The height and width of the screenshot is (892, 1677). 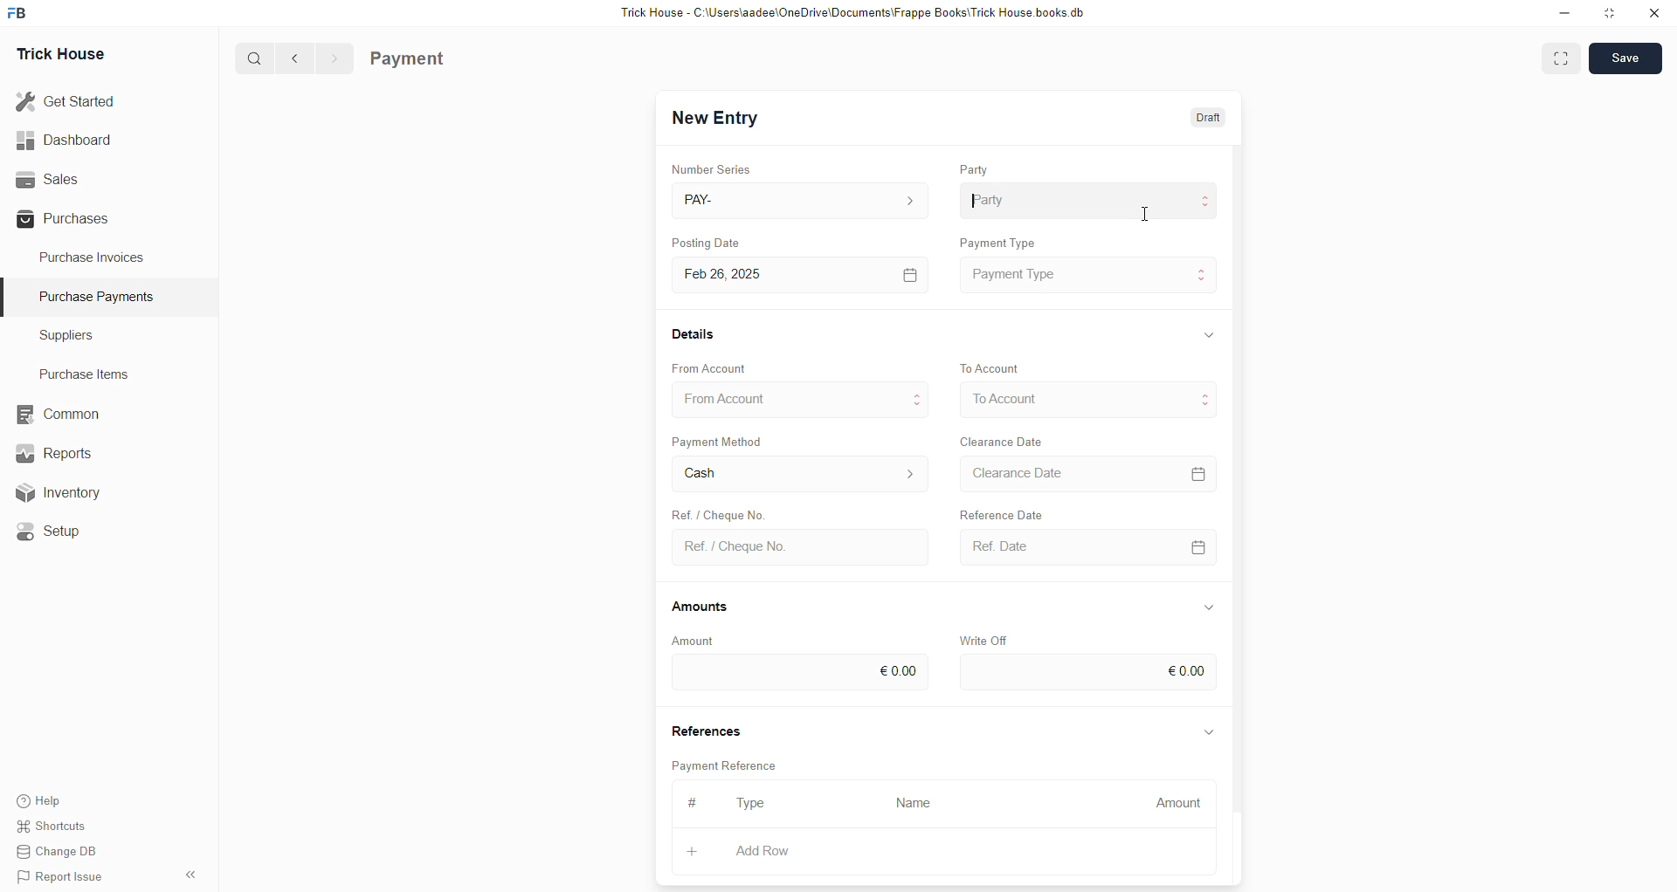 What do you see at coordinates (19, 10) in the screenshot?
I see `frappebooks logo` at bounding box center [19, 10].